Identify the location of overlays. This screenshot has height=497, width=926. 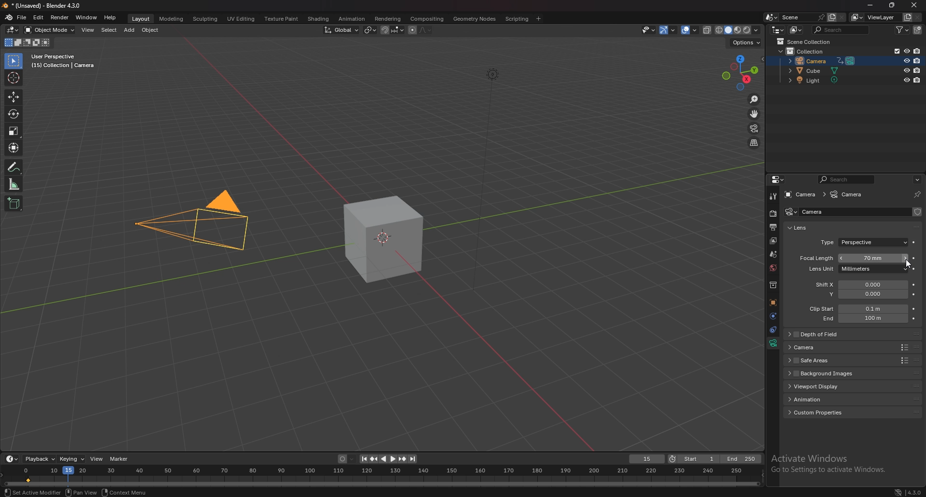
(690, 31).